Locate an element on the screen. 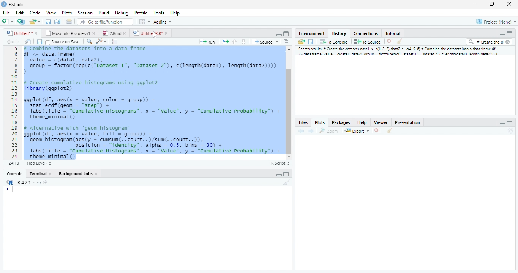 The width and height of the screenshot is (518, 273). Console is located at coordinates (16, 173).